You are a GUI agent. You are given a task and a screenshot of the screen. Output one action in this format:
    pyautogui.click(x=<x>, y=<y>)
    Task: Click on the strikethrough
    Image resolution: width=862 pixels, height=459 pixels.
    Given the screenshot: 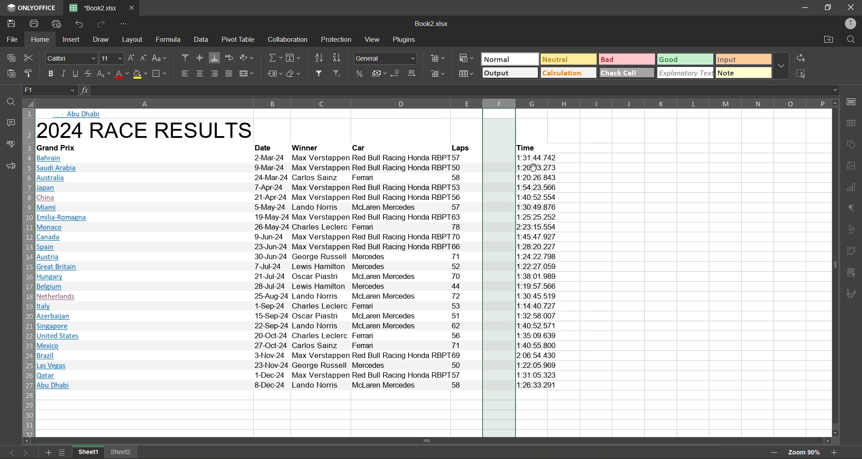 What is the action you would take?
    pyautogui.click(x=89, y=74)
    